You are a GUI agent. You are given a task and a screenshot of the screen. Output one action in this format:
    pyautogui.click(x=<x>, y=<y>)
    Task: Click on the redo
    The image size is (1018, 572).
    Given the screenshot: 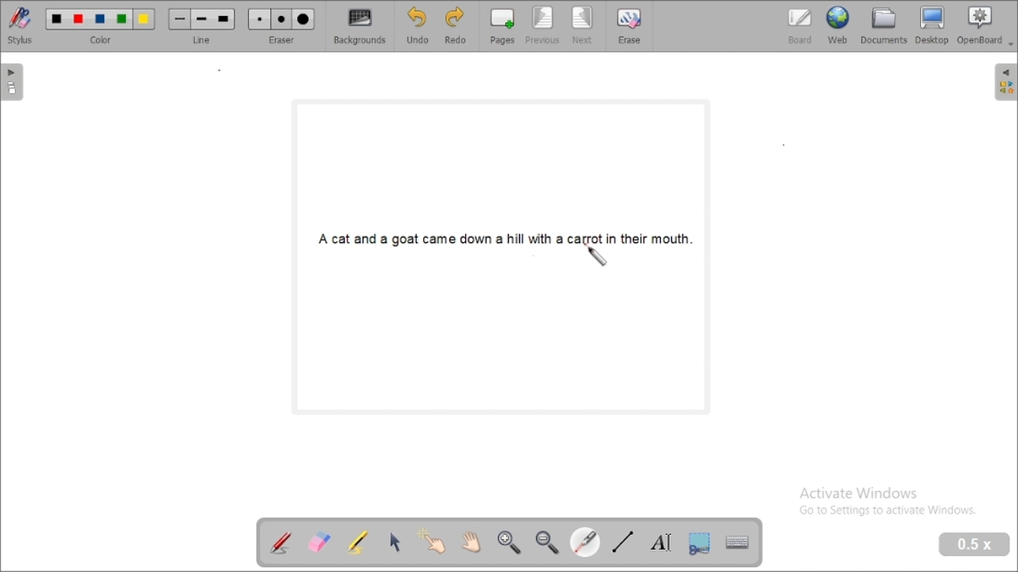 What is the action you would take?
    pyautogui.click(x=456, y=27)
    